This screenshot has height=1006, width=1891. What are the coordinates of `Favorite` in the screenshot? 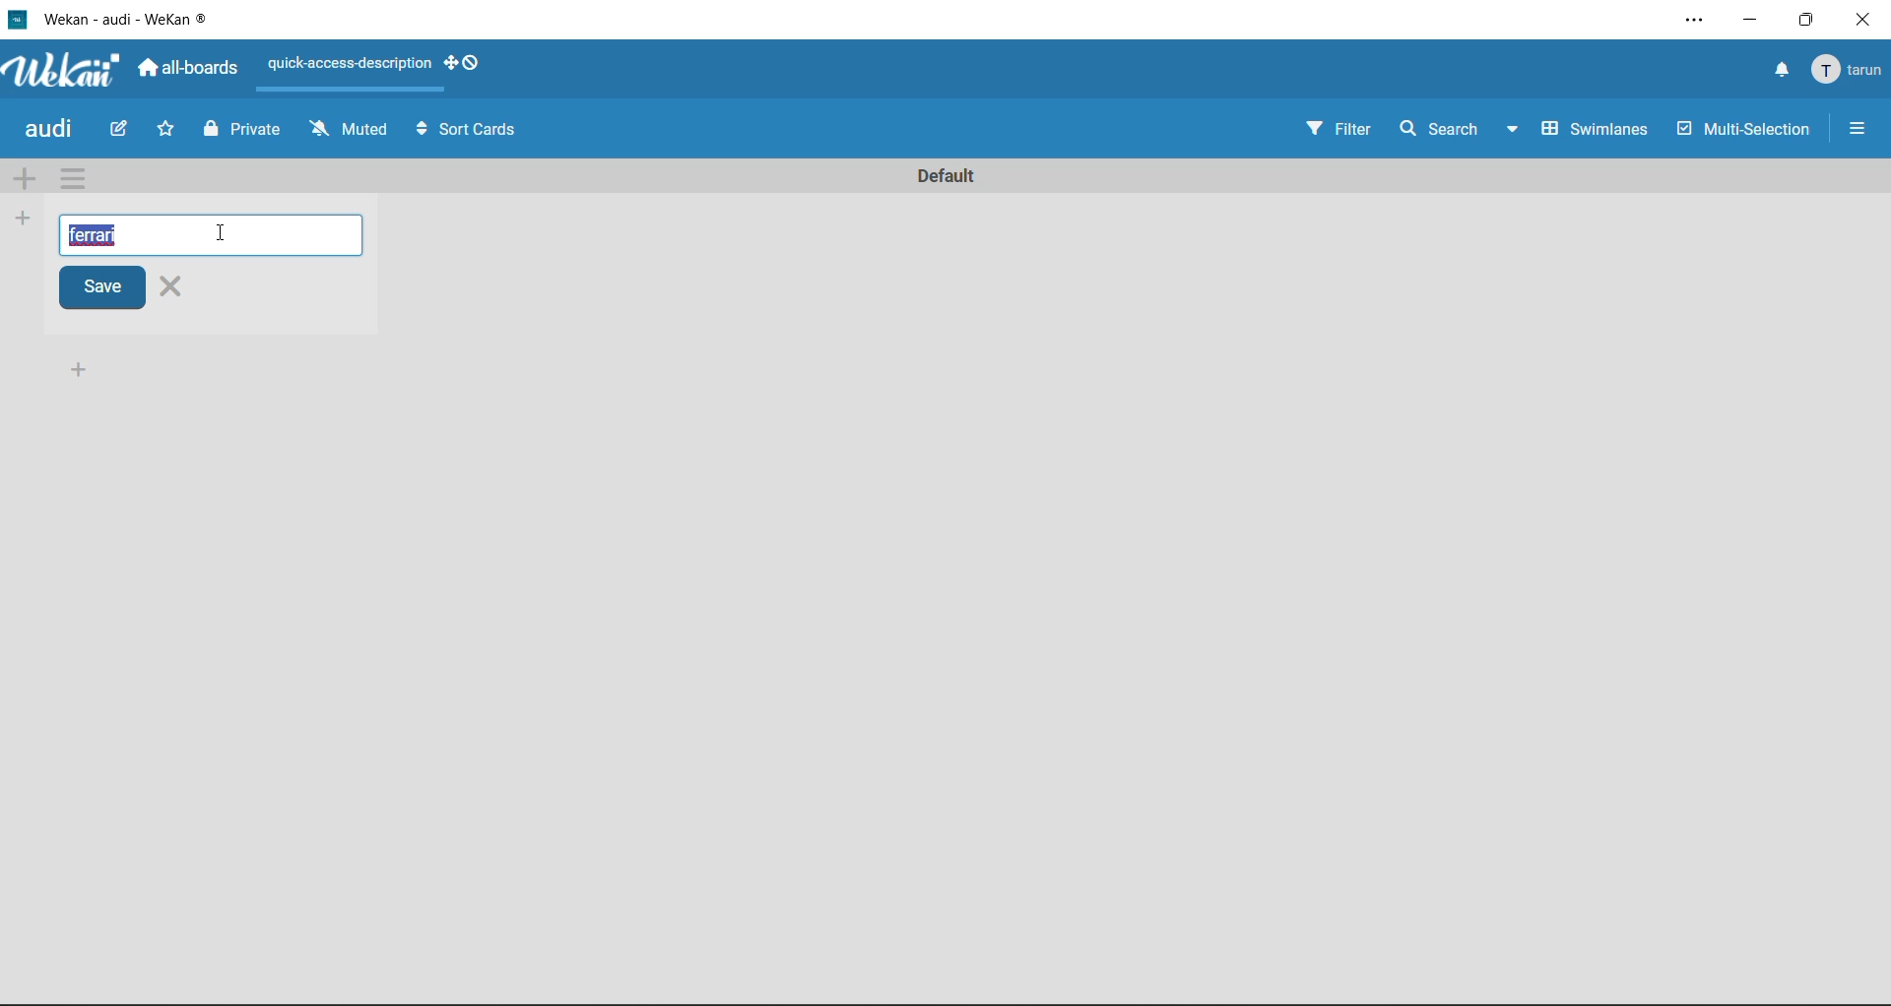 It's located at (161, 132).